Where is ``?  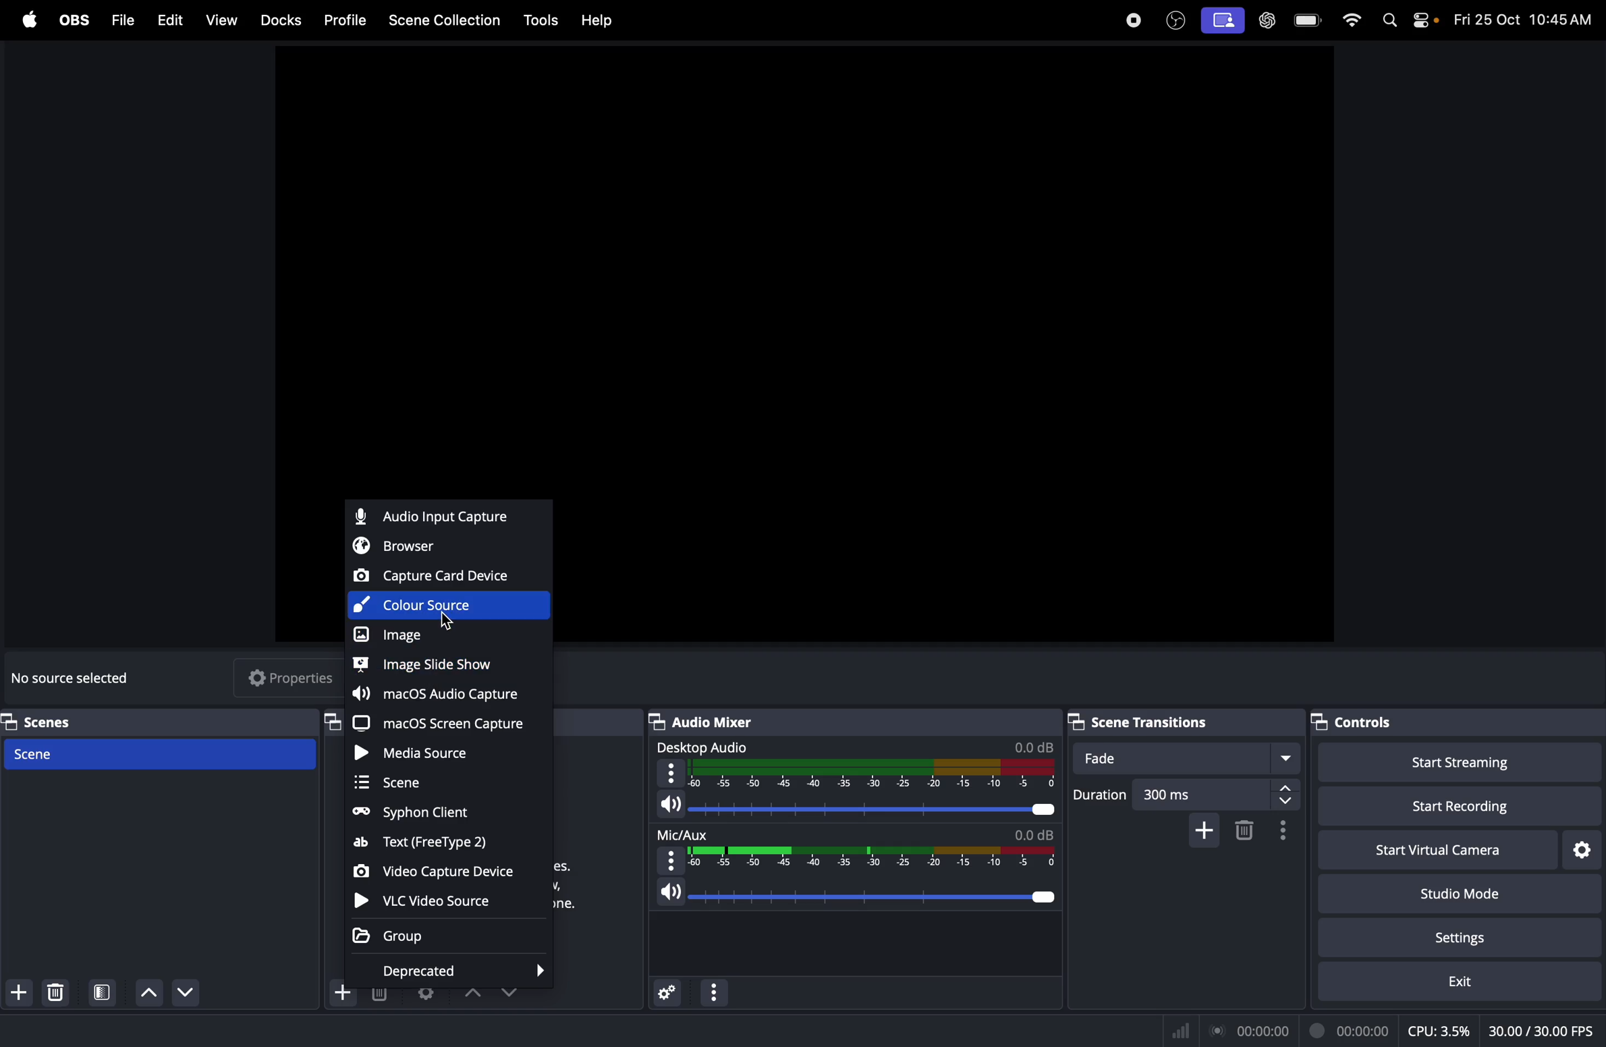  is located at coordinates (862, 855).